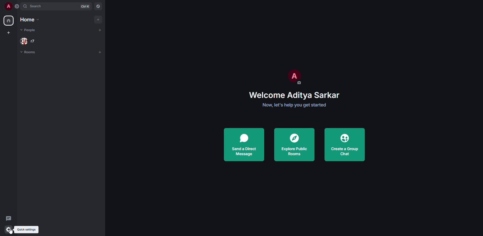 Image resolution: width=483 pixels, height=236 pixels. Describe the element at coordinates (100, 30) in the screenshot. I see `add` at that location.